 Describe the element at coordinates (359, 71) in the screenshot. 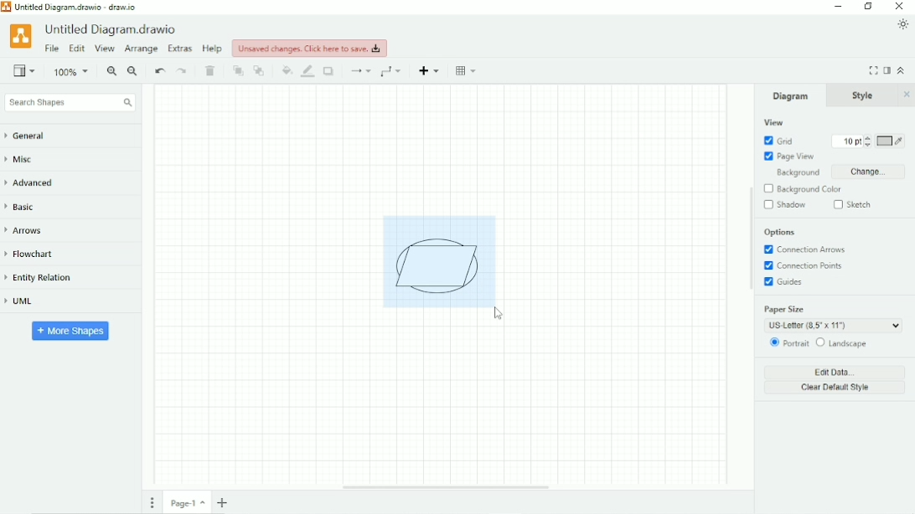

I see `Connection` at that location.